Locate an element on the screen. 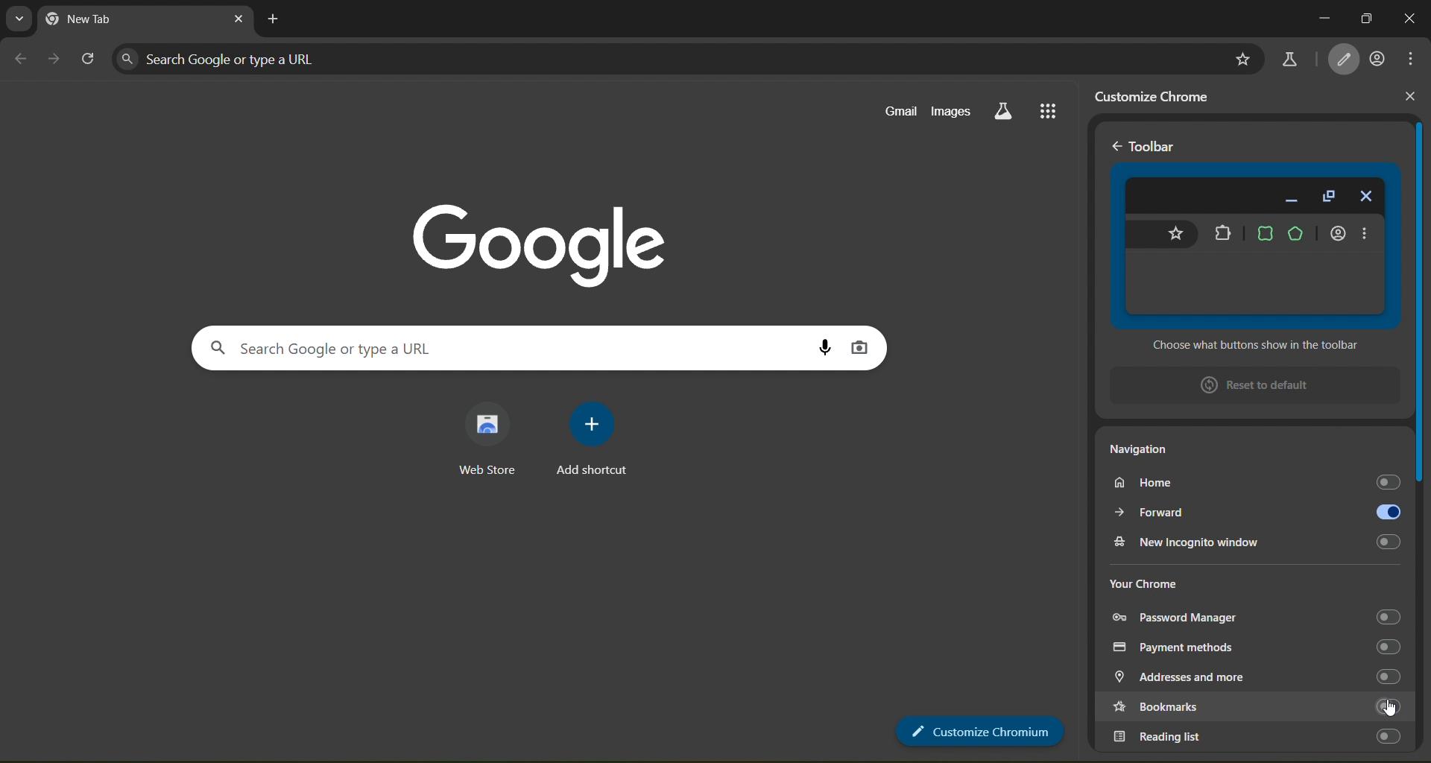 The width and height of the screenshot is (1431, 763). close is located at coordinates (1411, 19).